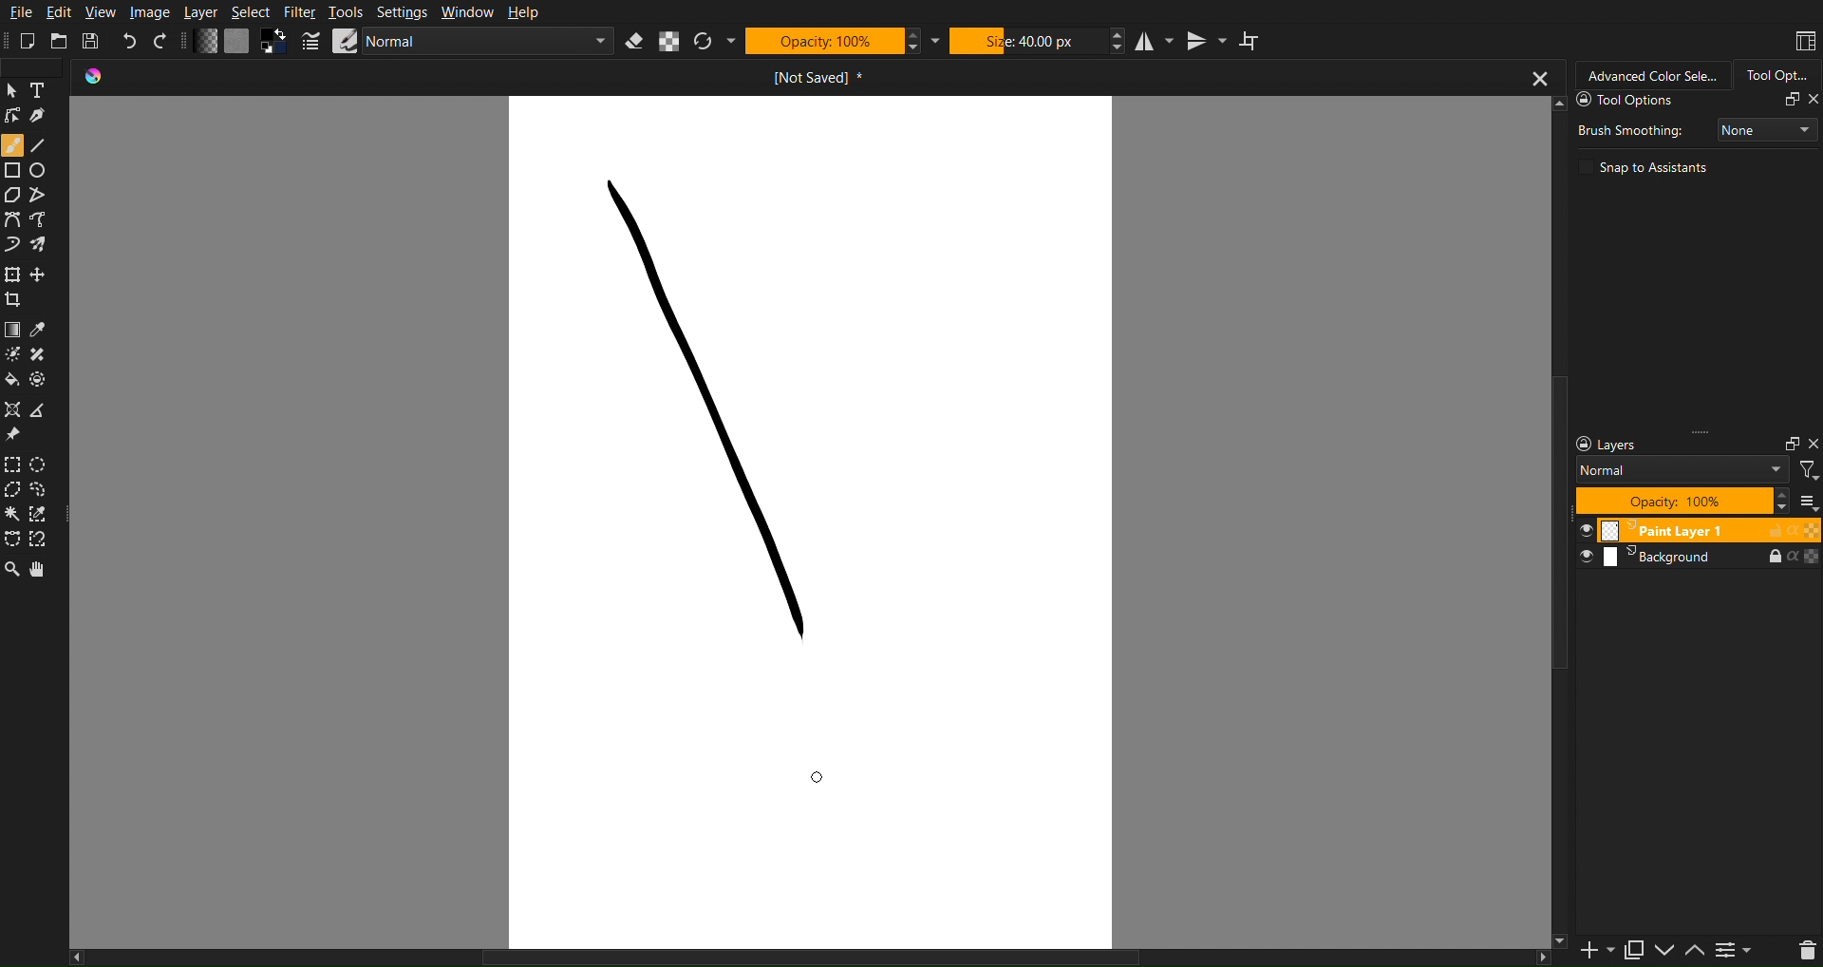  Describe the element at coordinates (15, 465) in the screenshot. I see `Square Marquee Tool` at that location.